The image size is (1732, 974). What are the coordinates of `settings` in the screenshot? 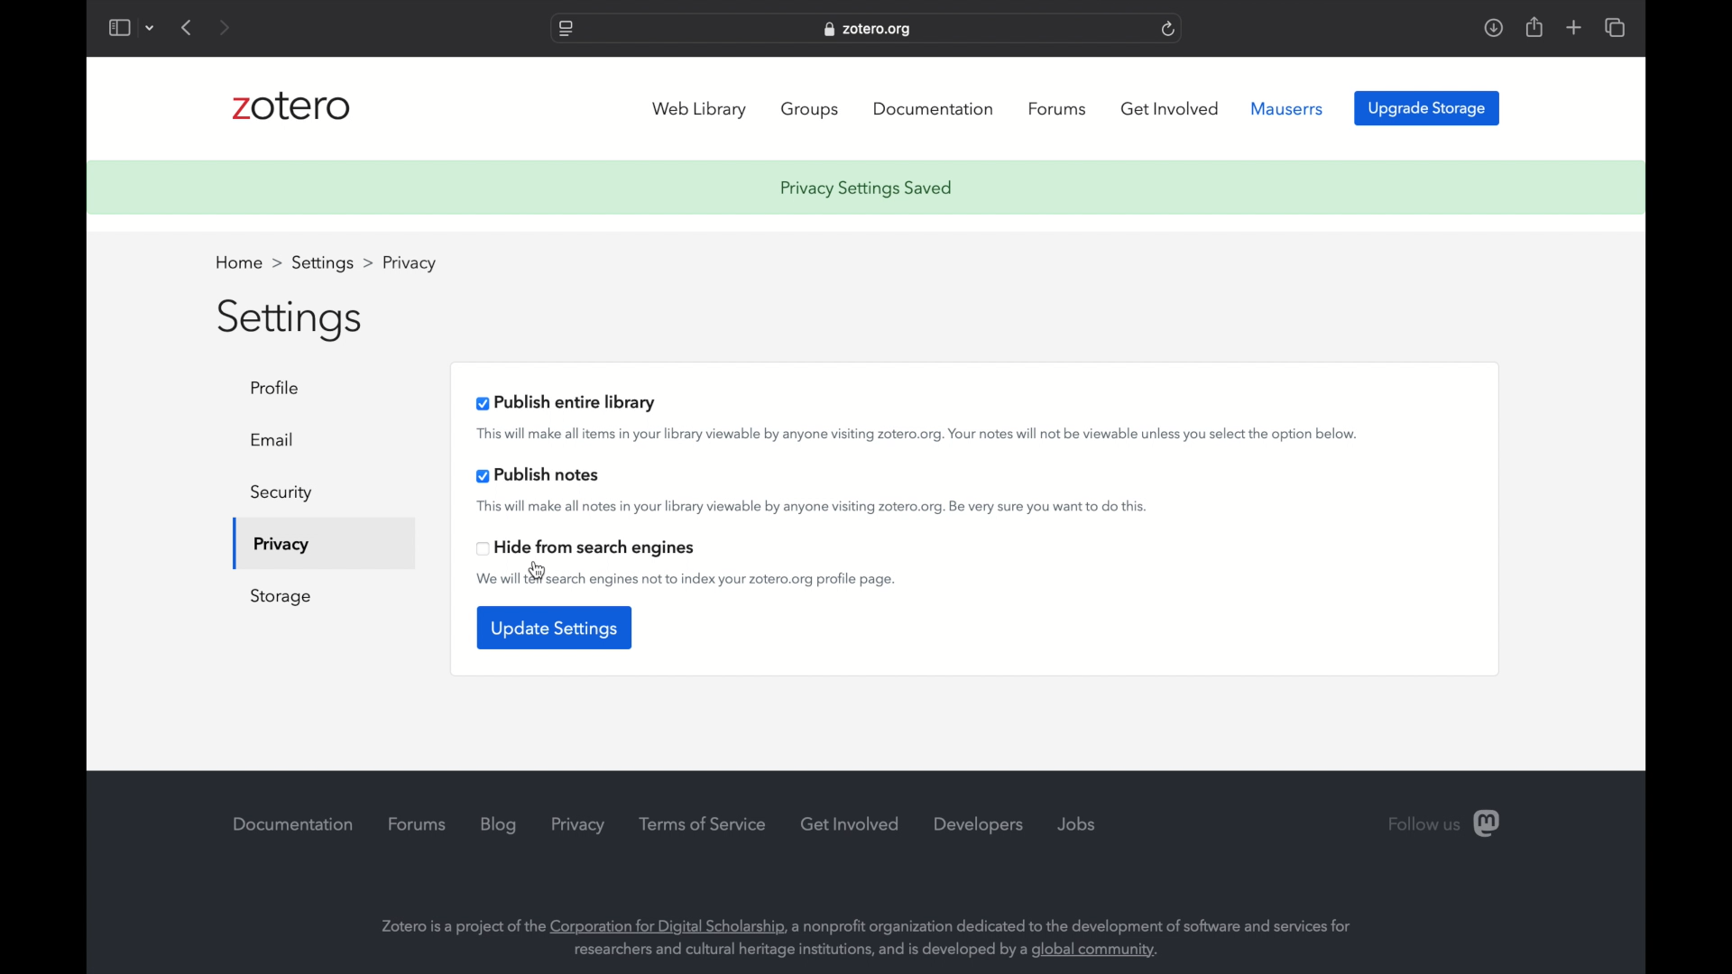 It's located at (330, 261).